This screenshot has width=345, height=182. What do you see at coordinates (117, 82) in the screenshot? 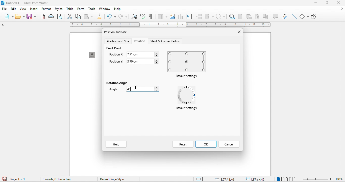
I see `rotation angle` at bounding box center [117, 82].